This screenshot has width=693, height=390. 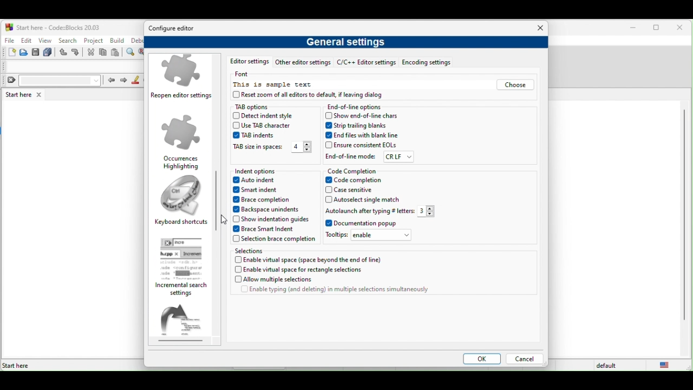 I want to click on crlf, so click(x=398, y=157).